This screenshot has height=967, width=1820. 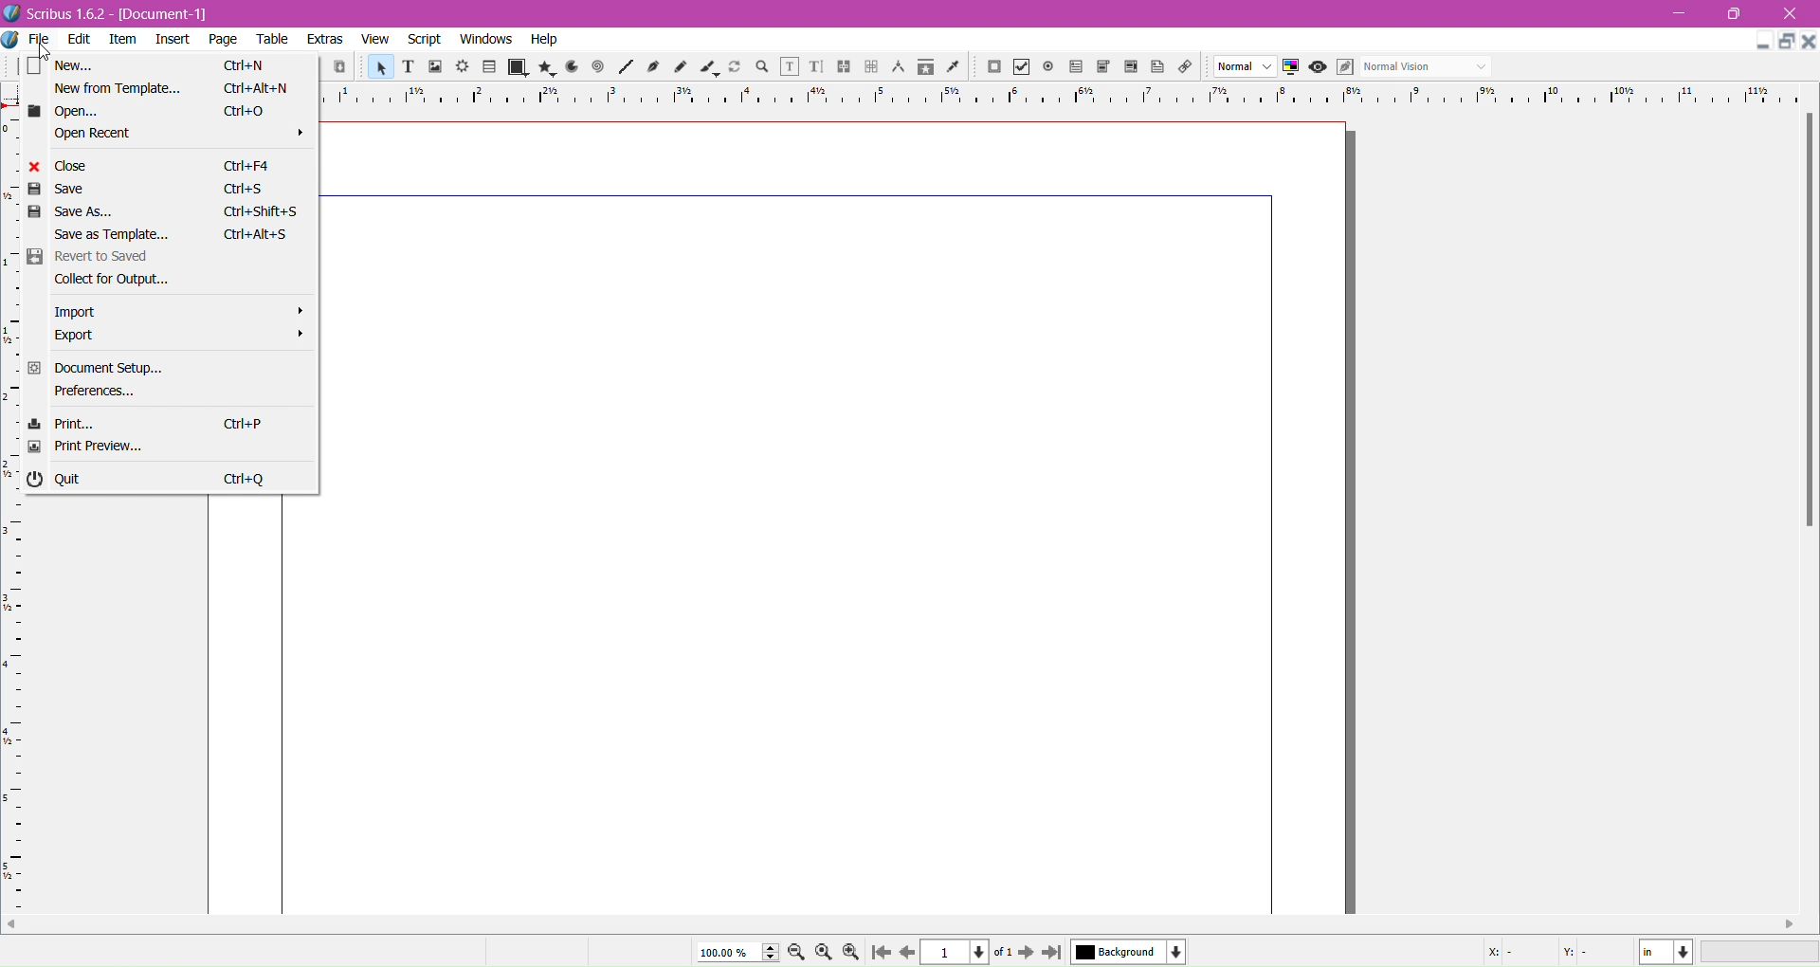 I want to click on Extras, so click(x=321, y=39).